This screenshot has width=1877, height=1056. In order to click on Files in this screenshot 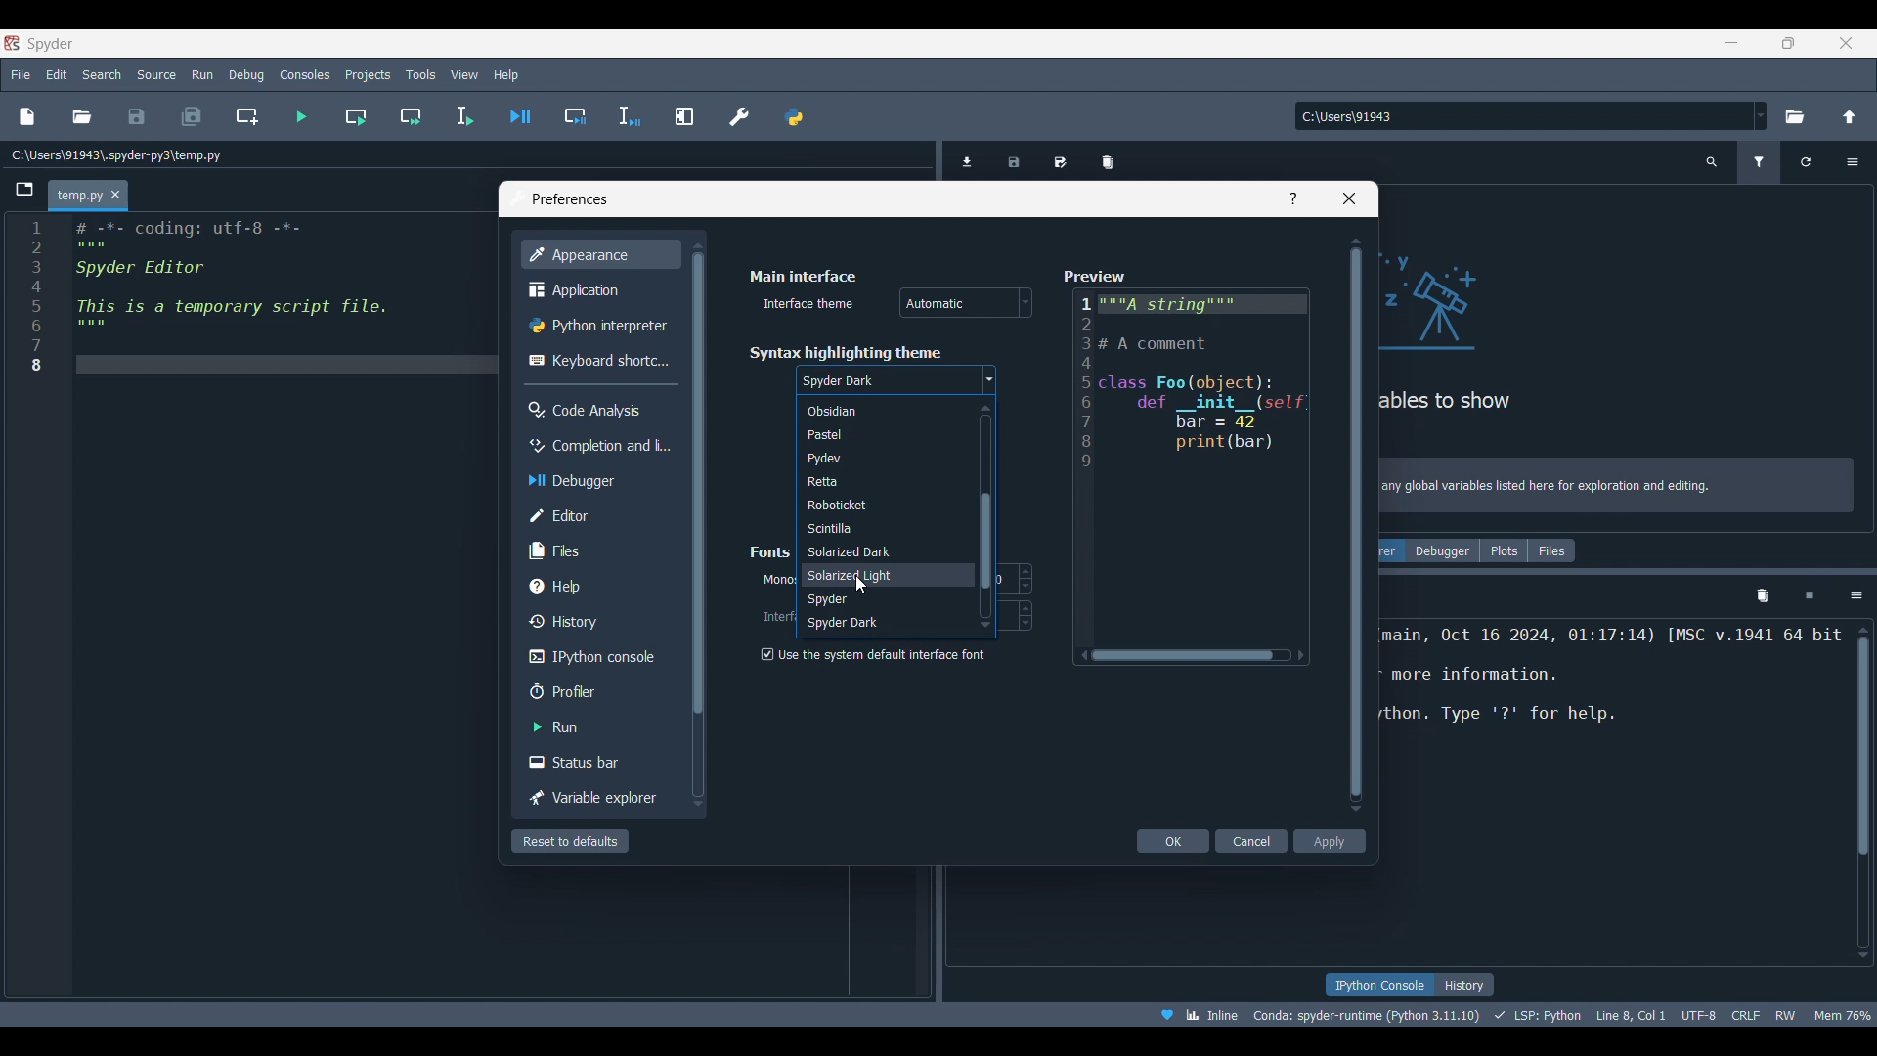, I will do `click(1551, 550)`.